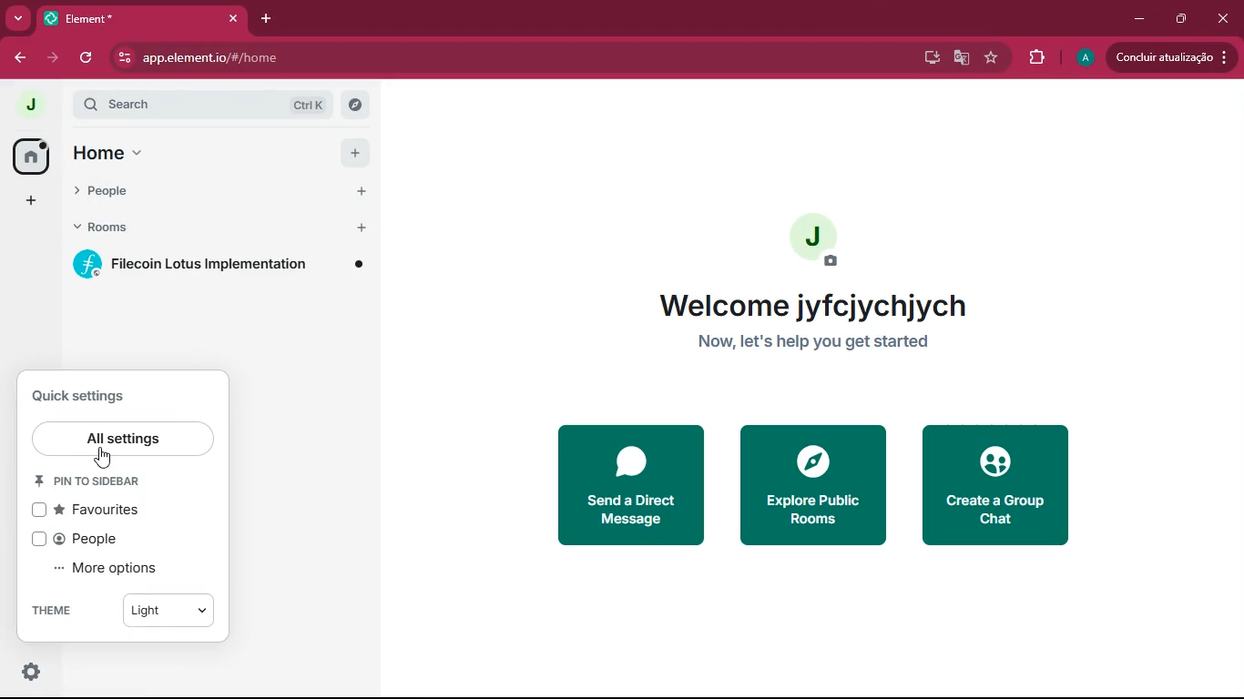 The height and width of the screenshot is (699, 1244). I want to click on minimize, so click(1137, 19).